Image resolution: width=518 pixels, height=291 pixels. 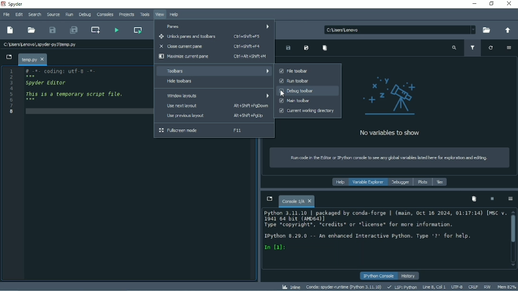 I want to click on CRLF, so click(x=473, y=287).